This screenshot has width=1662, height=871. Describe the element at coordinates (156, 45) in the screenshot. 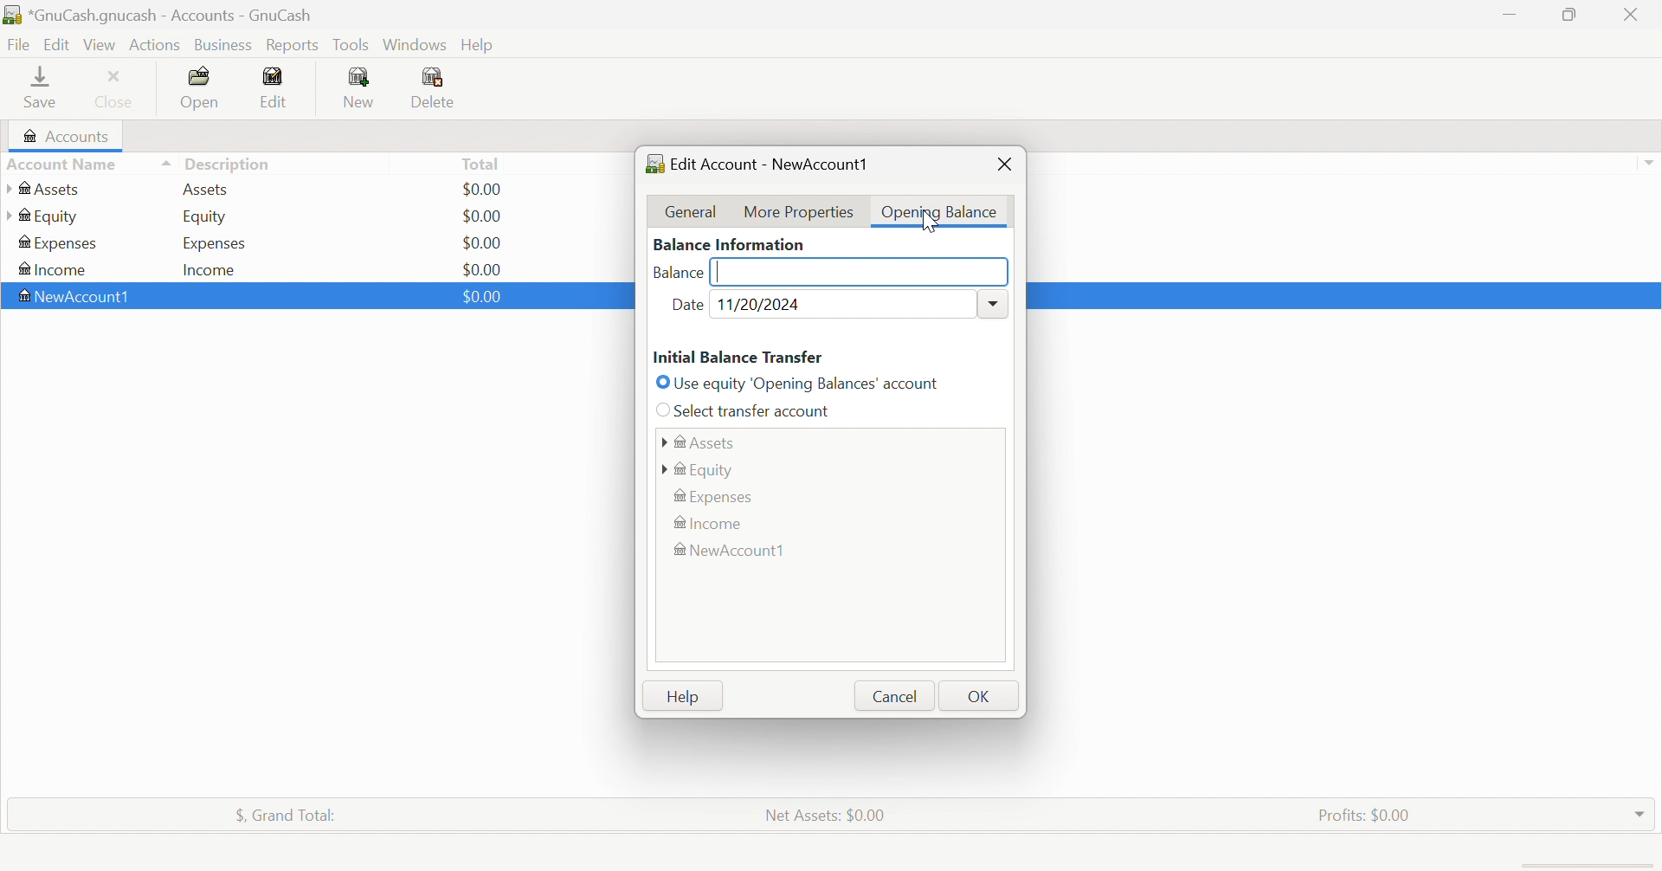

I see `Actions` at that location.